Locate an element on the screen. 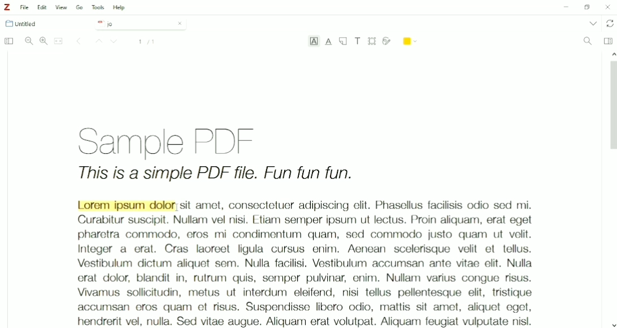 Image resolution: width=617 pixels, height=328 pixels. Change Page is located at coordinates (79, 42).